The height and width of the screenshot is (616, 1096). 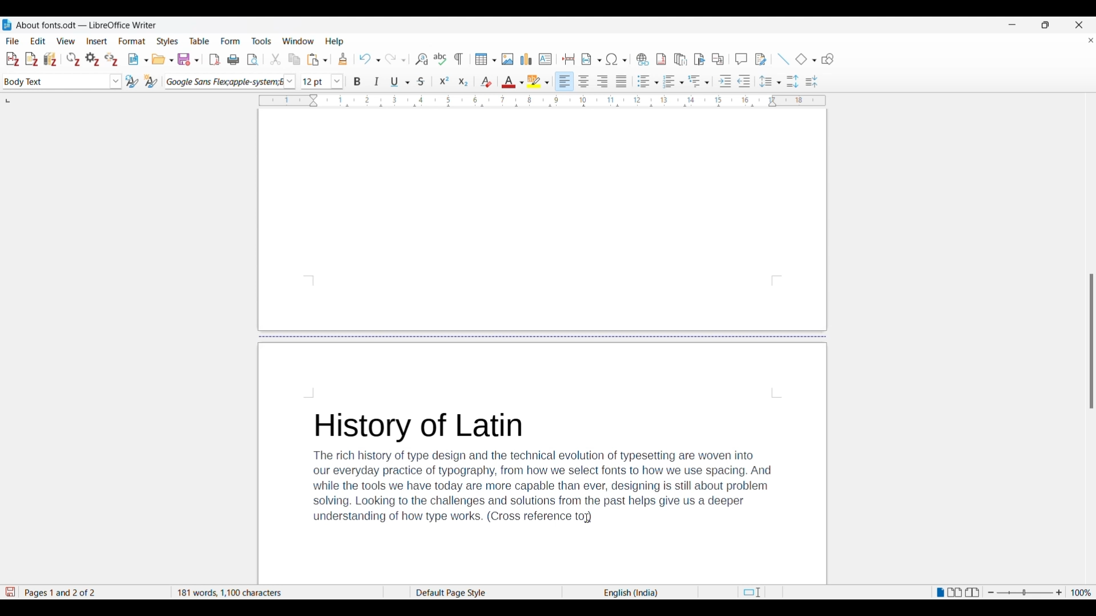 I want to click on Current page style, so click(x=486, y=593).